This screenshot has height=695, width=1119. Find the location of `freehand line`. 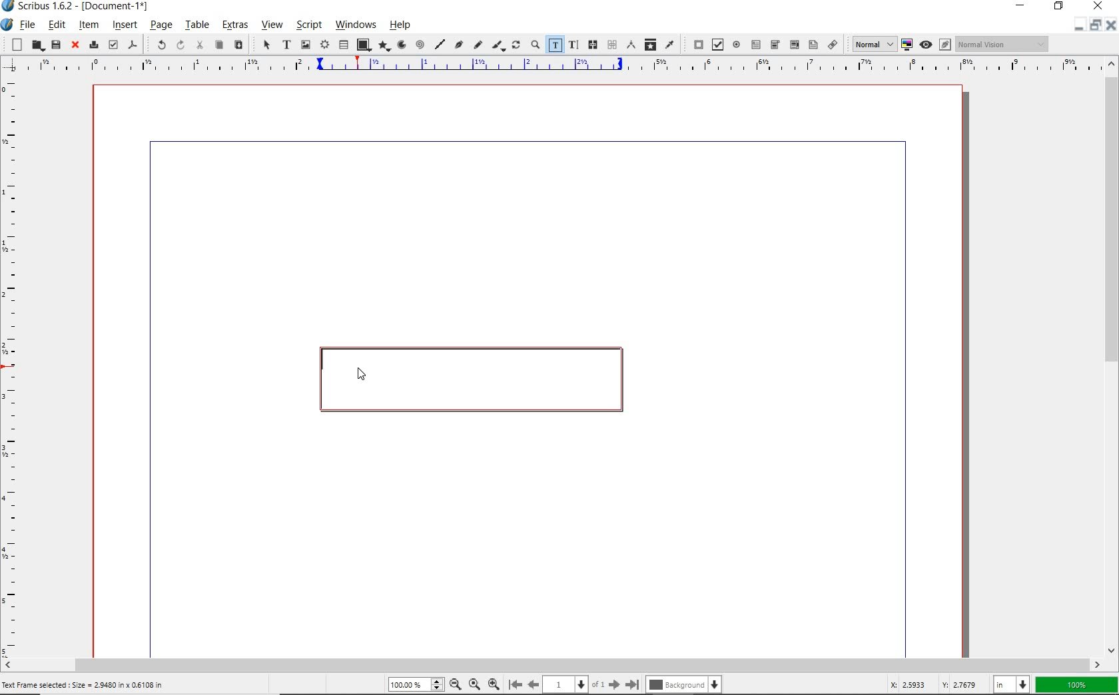

freehand line is located at coordinates (476, 45).